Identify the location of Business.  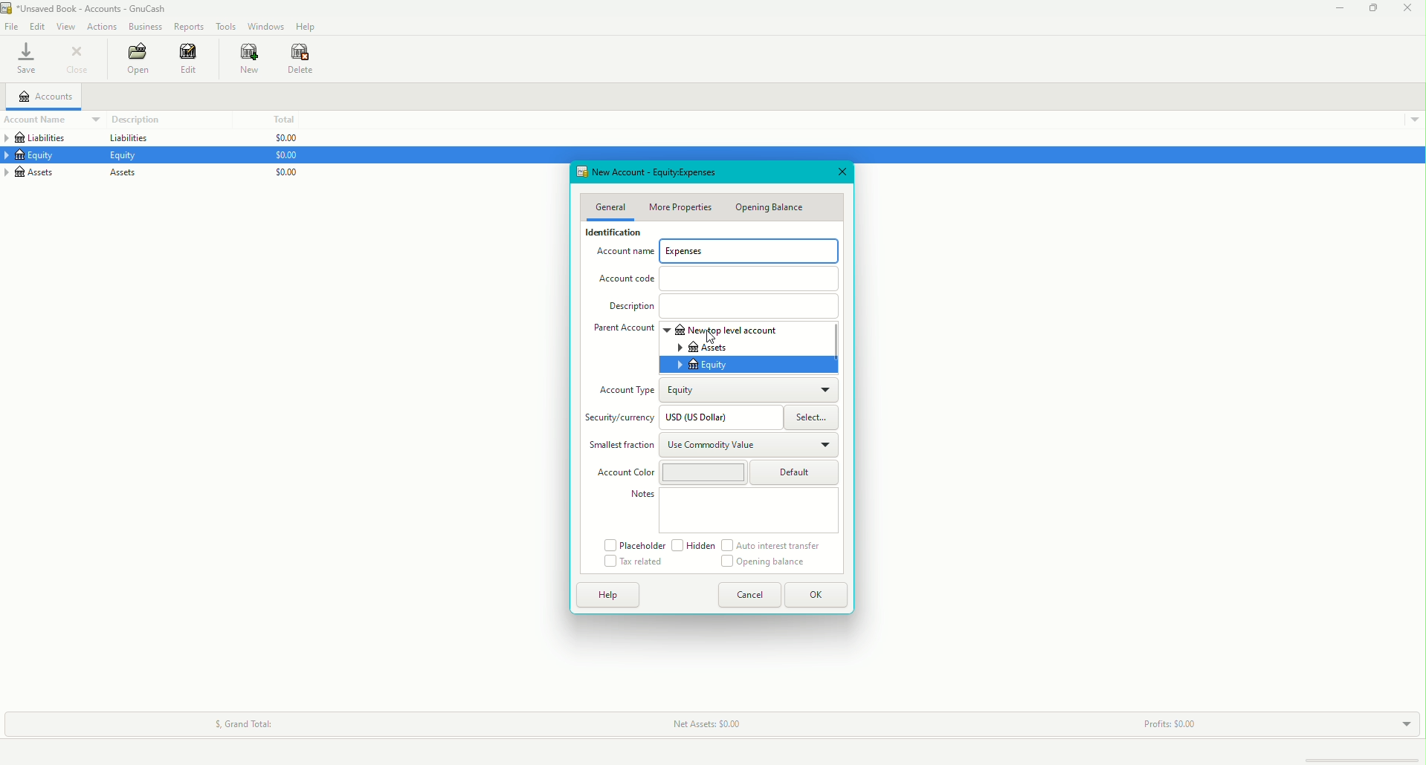
(143, 25).